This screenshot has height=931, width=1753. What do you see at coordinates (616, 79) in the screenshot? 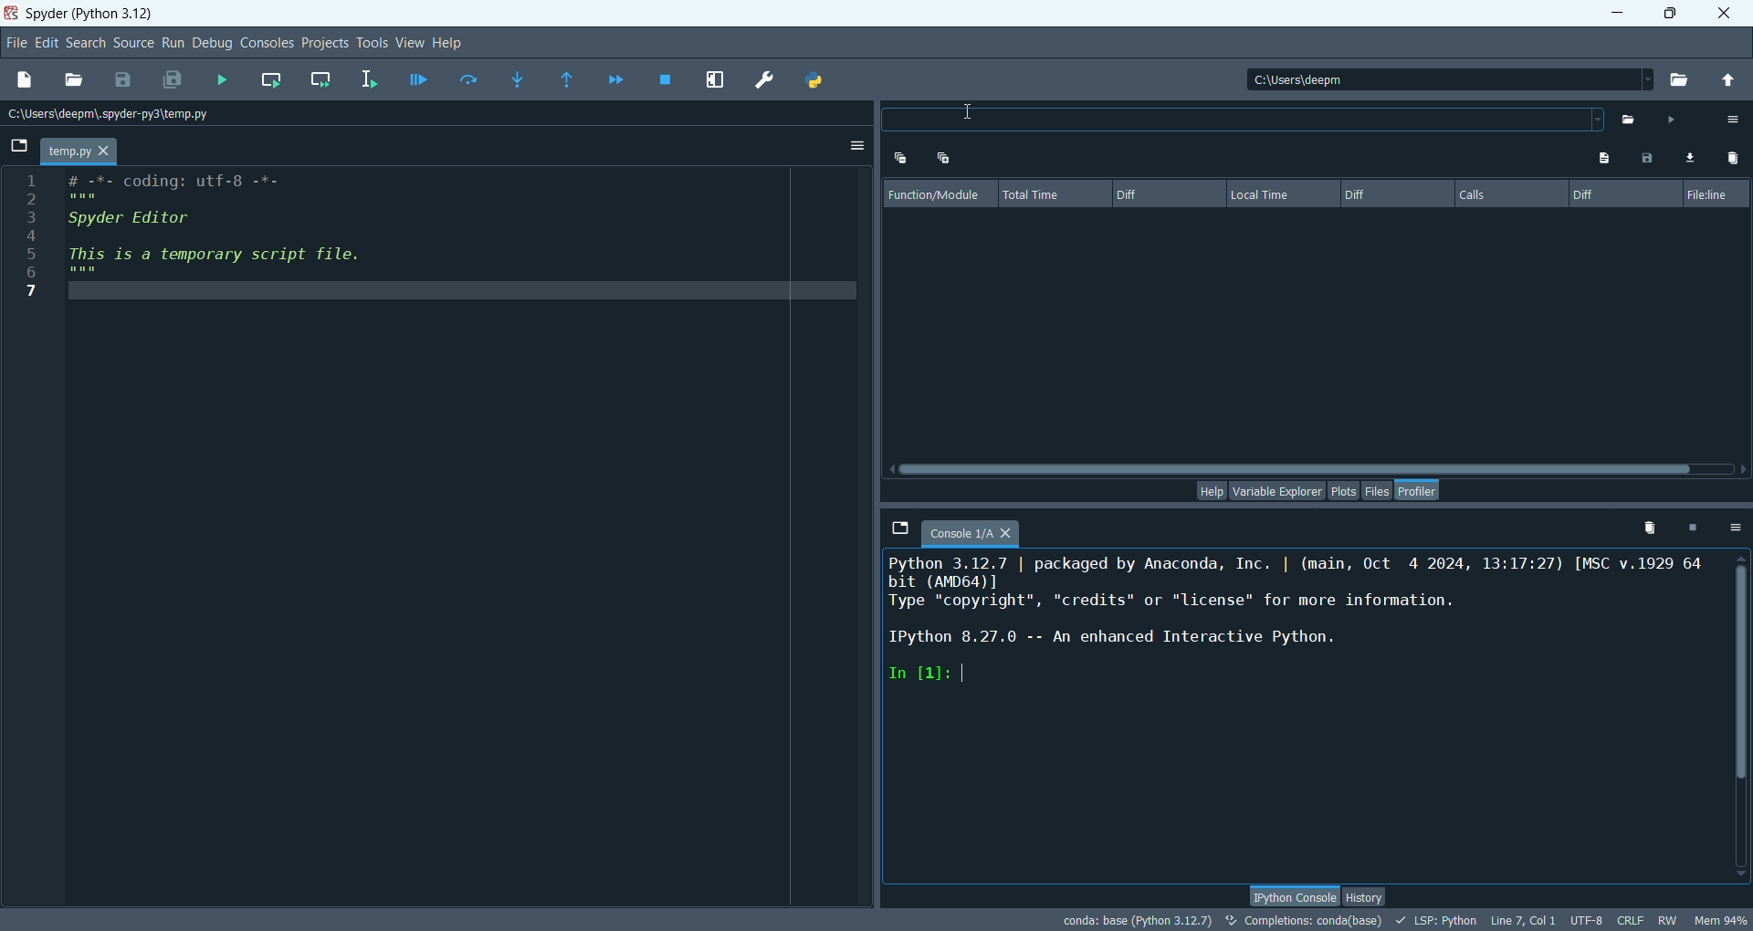
I see `continue execution until next breakdown` at bounding box center [616, 79].